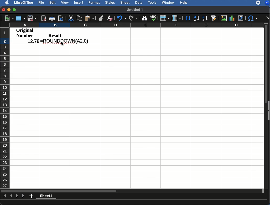 The height and width of the screenshot is (205, 270). What do you see at coordinates (79, 18) in the screenshot?
I see `Copy` at bounding box center [79, 18].